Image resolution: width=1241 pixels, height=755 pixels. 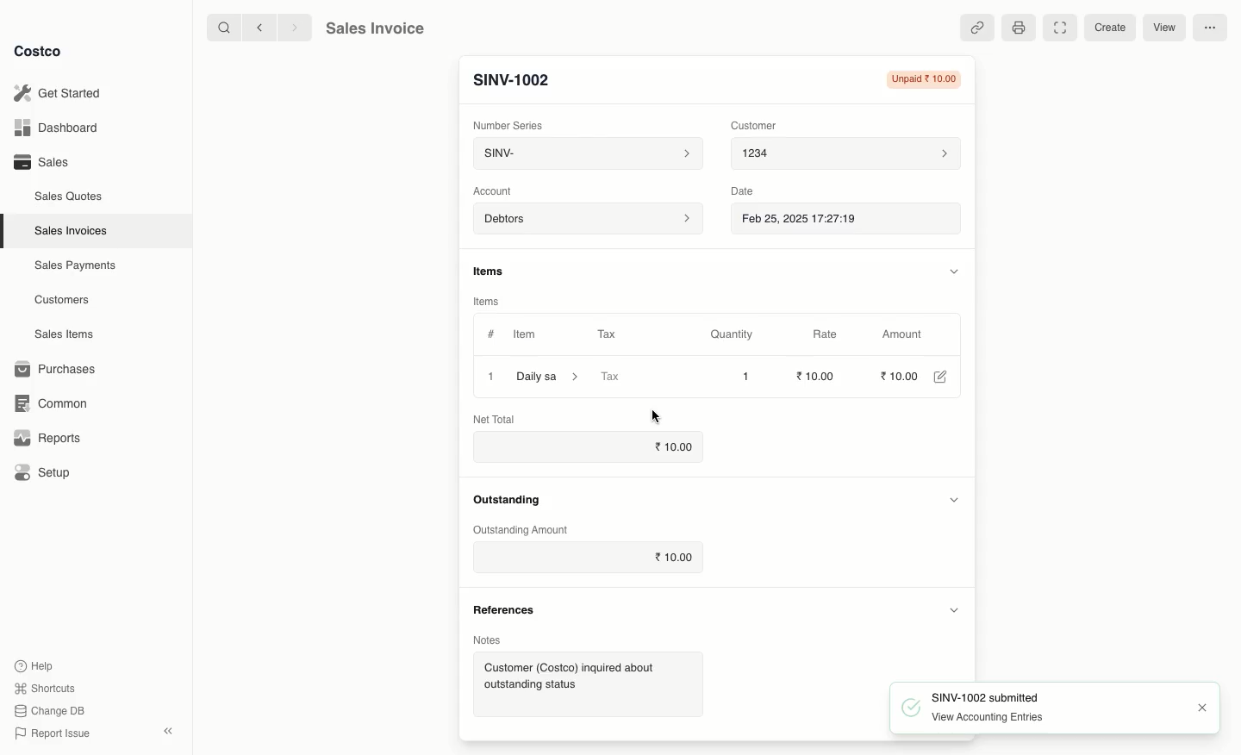 I want to click on SINV-, so click(x=588, y=154).